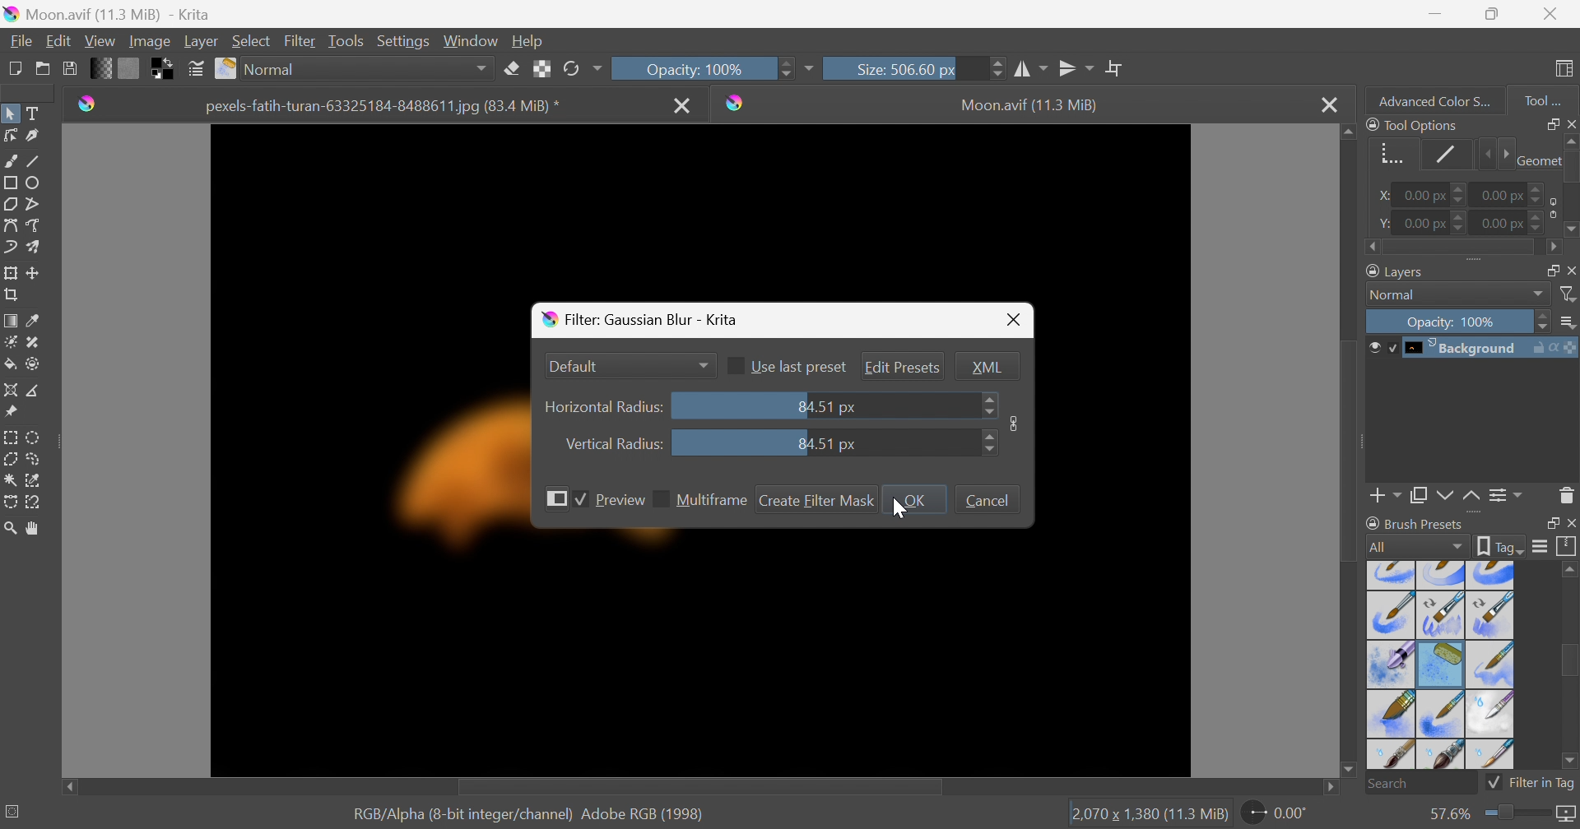 The height and width of the screenshot is (829, 1580). I want to click on Storage resources, so click(1568, 546).